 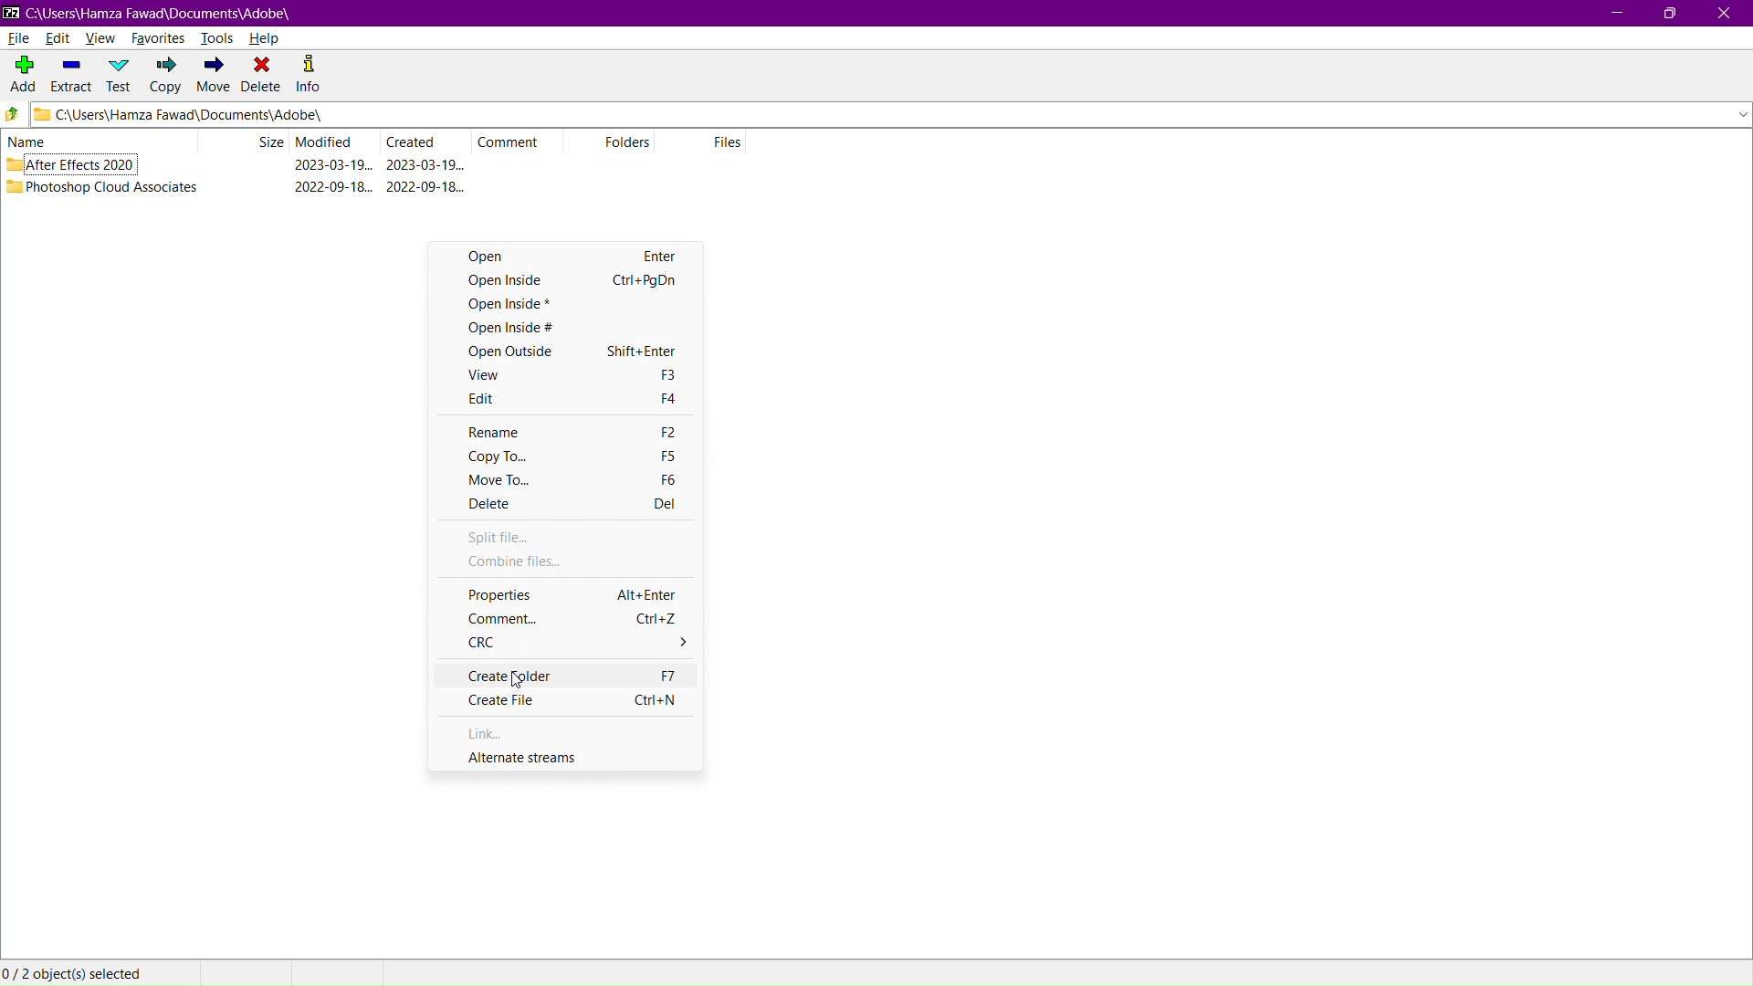 I want to click on Create Folder, so click(x=566, y=672).